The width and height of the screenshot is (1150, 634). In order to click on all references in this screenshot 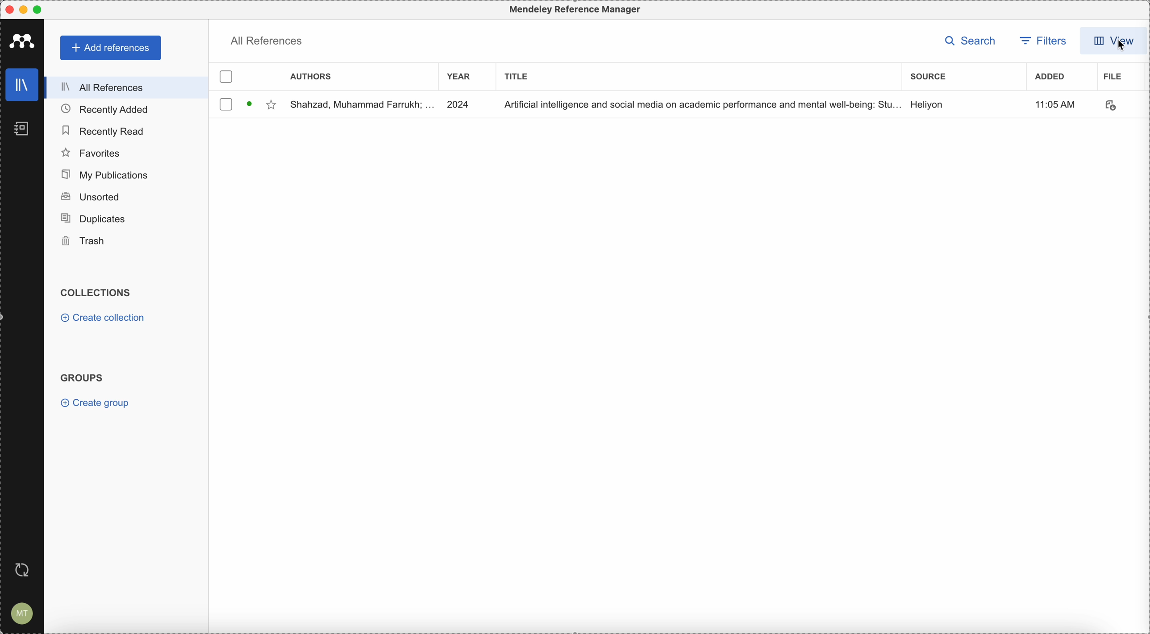, I will do `click(127, 88)`.